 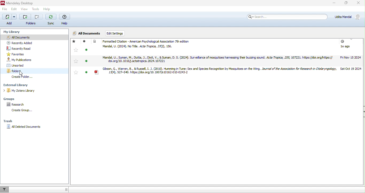 What do you see at coordinates (24, 48) in the screenshot?
I see `recently read` at bounding box center [24, 48].